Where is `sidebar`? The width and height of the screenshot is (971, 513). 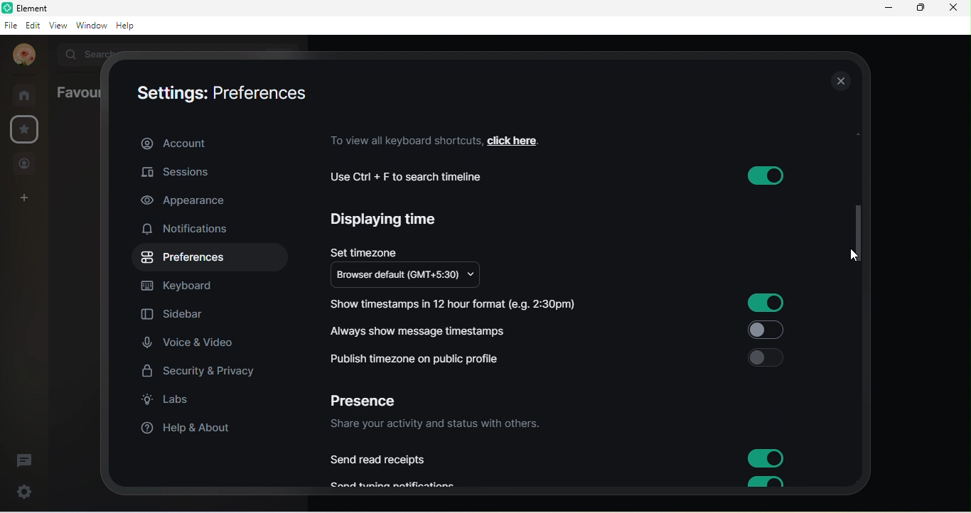 sidebar is located at coordinates (174, 316).